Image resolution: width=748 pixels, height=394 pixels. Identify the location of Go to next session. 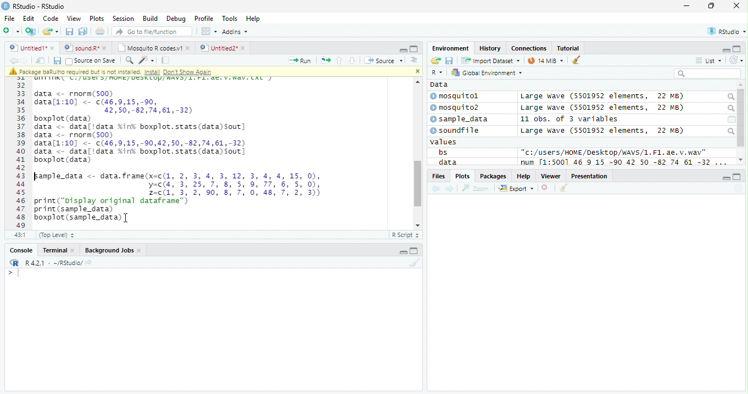
(353, 61).